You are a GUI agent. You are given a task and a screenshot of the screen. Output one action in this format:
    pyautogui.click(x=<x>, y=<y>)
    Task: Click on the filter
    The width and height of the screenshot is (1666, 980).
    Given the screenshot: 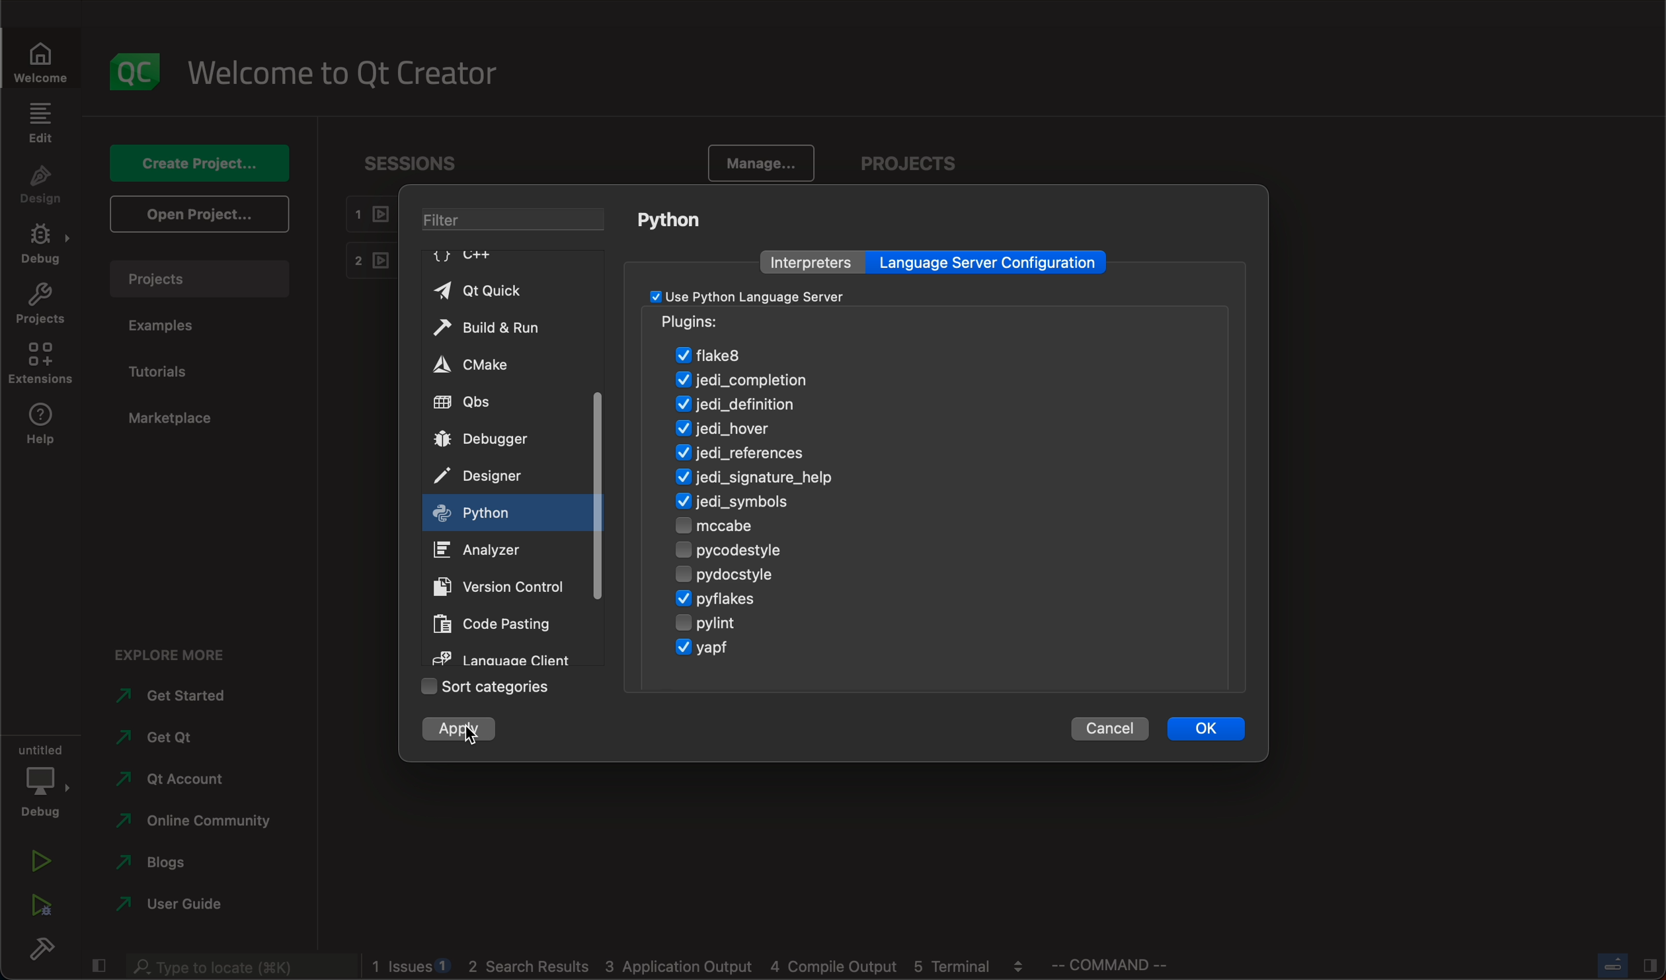 What is the action you would take?
    pyautogui.click(x=516, y=220)
    